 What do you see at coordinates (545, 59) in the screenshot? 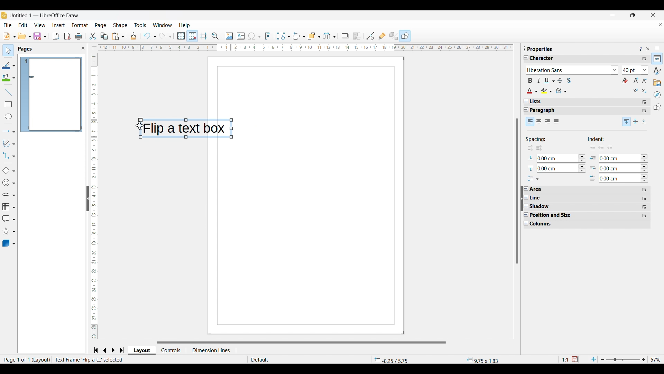
I see `character` at bounding box center [545, 59].